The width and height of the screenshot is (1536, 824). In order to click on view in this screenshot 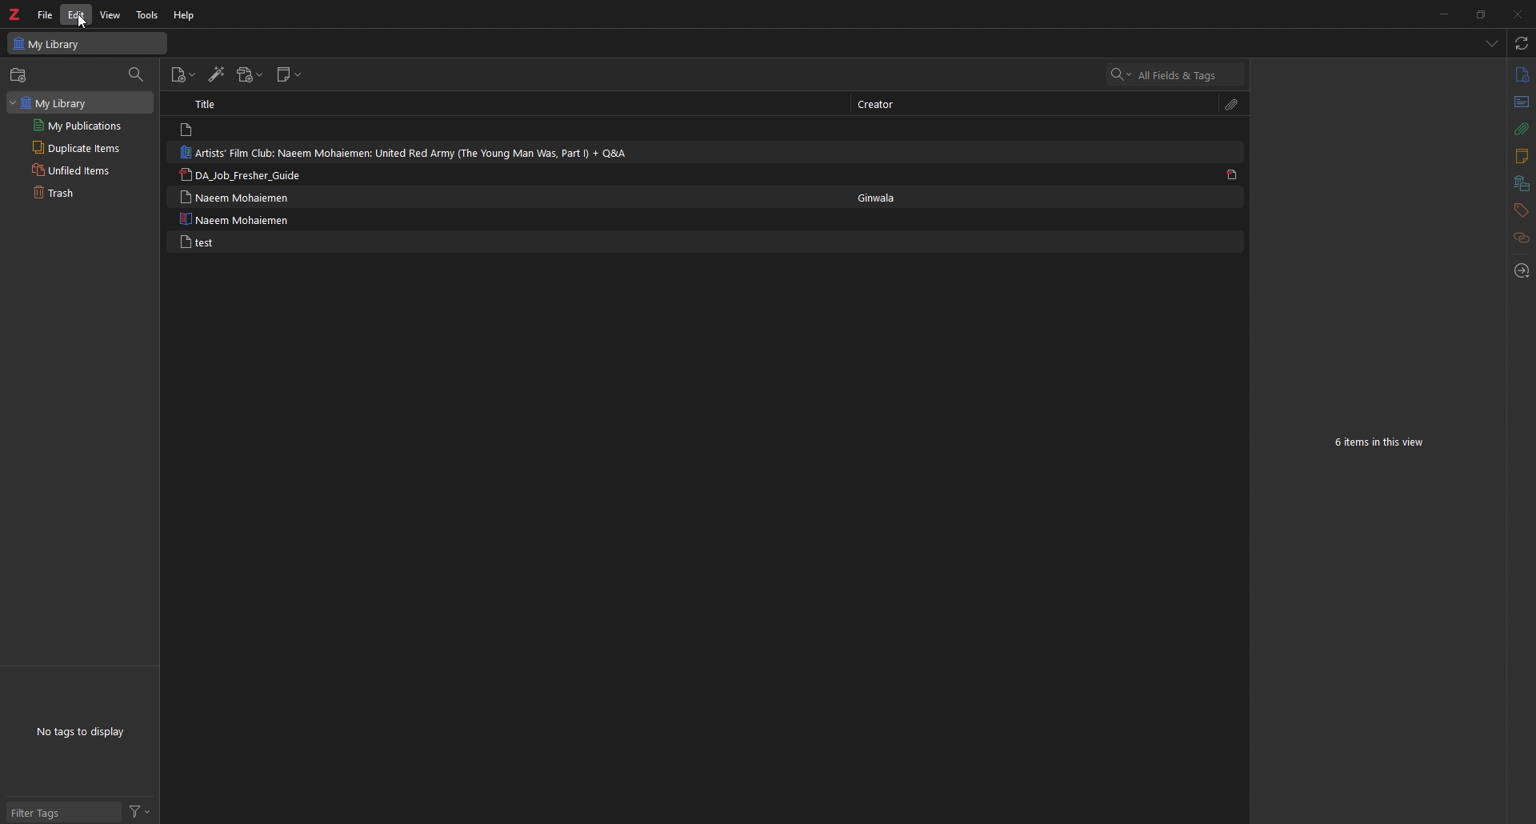, I will do `click(113, 15)`.